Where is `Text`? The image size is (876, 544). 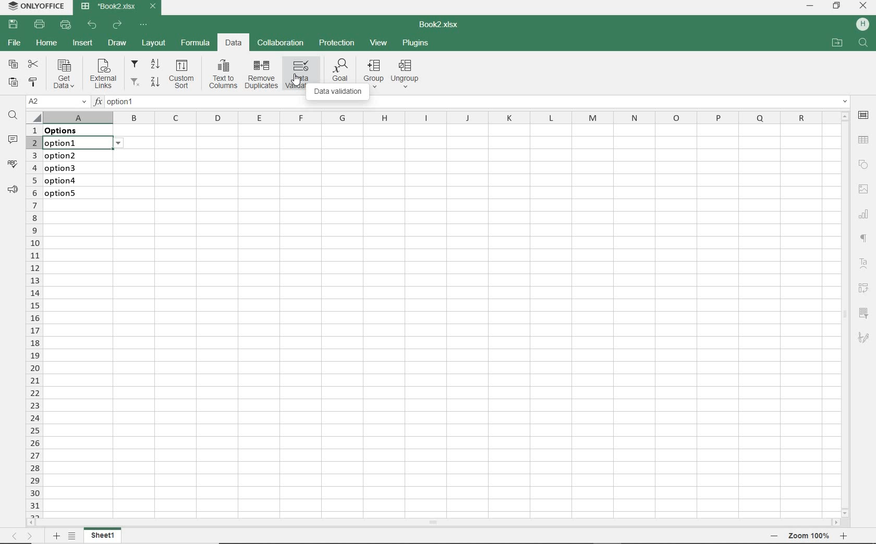
Text is located at coordinates (863, 264).